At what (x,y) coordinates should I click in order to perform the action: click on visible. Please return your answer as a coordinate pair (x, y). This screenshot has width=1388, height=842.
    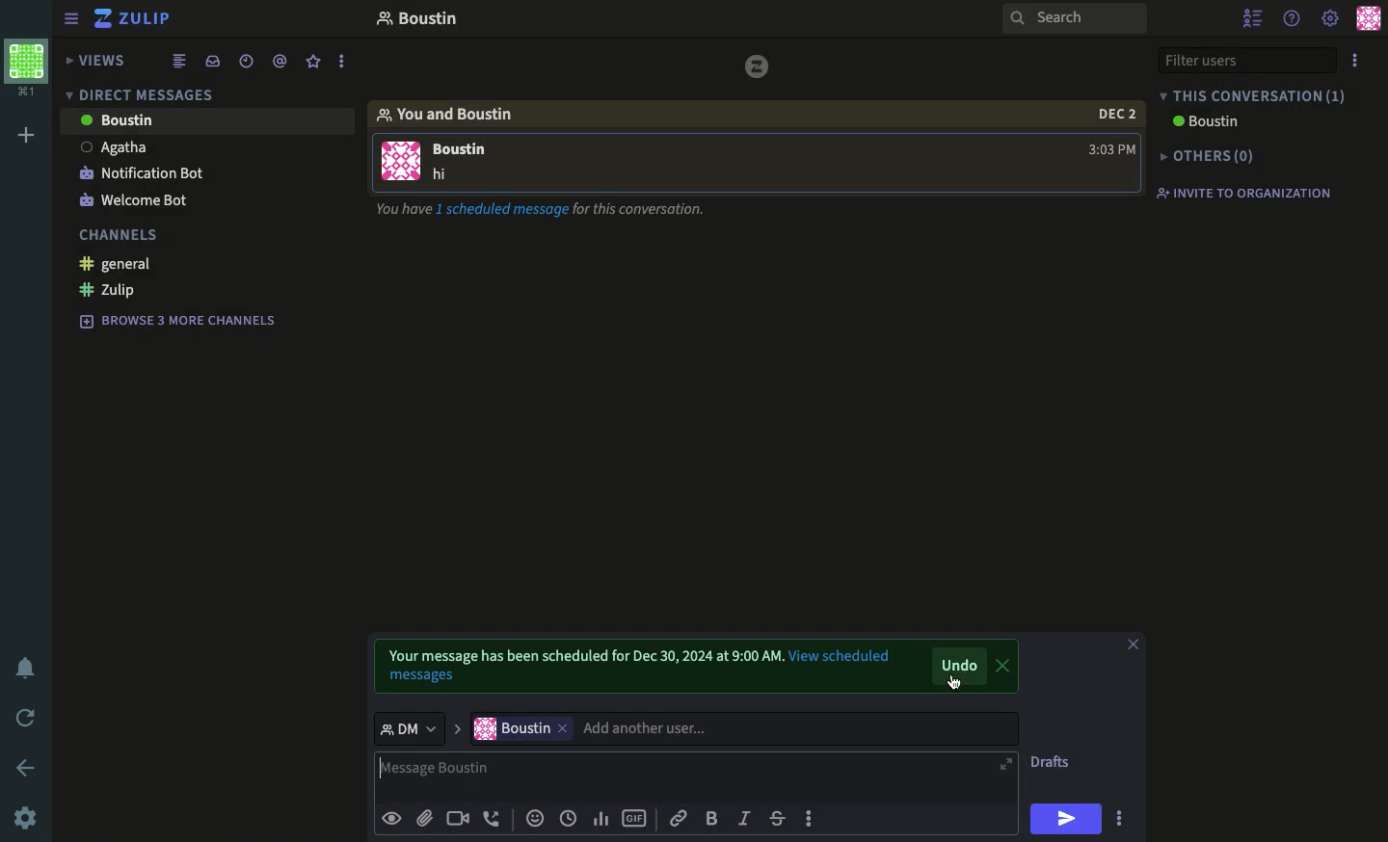
    Looking at the image, I should click on (394, 817).